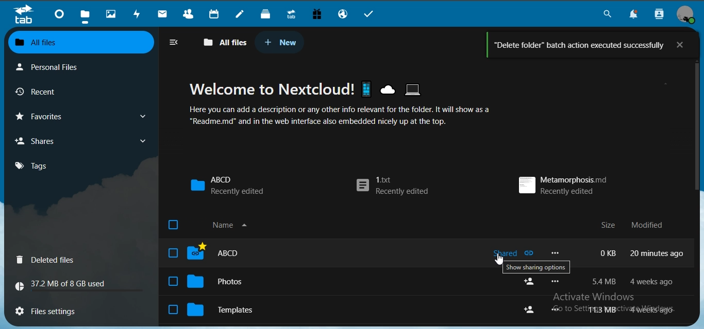 The image size is (704, 329). Describe the element at coordinates (267, 14) in the screenshot. I see `deck` at that location.